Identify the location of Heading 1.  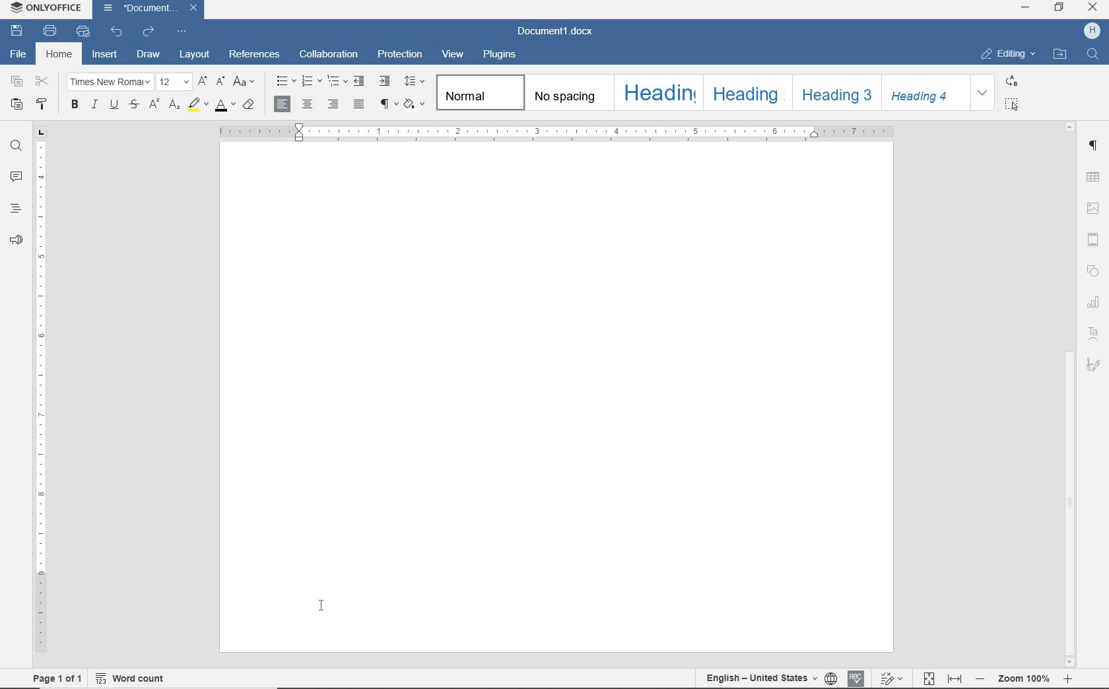
(660, 93).